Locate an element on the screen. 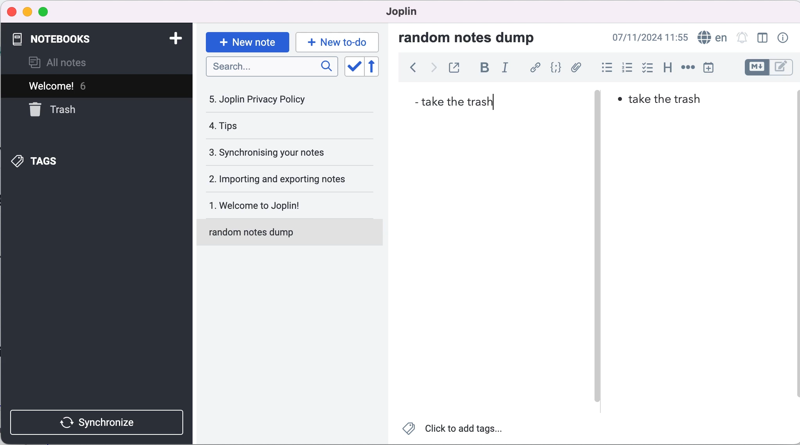 This screenshot has height=445, width=800. tags is located at coordinates (58, 161).